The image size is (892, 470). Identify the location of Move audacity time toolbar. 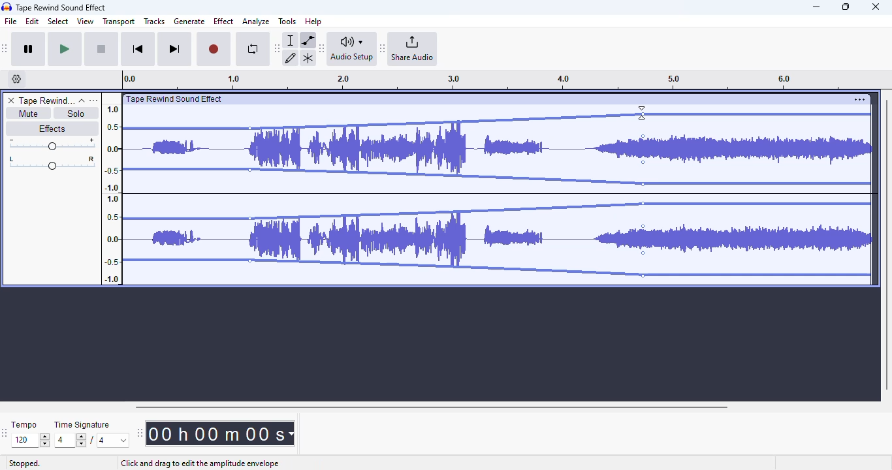
(139, 433).